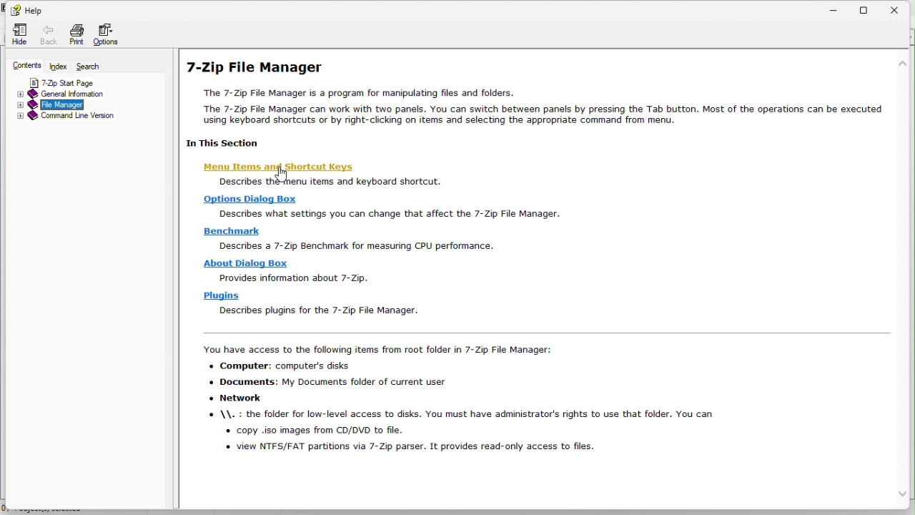 This screenshot has width=915, height=515. Describe the element at coordinates (334, 182) in the screenshot. I see `describes the menu items and keyboard shortcuts` at that location.